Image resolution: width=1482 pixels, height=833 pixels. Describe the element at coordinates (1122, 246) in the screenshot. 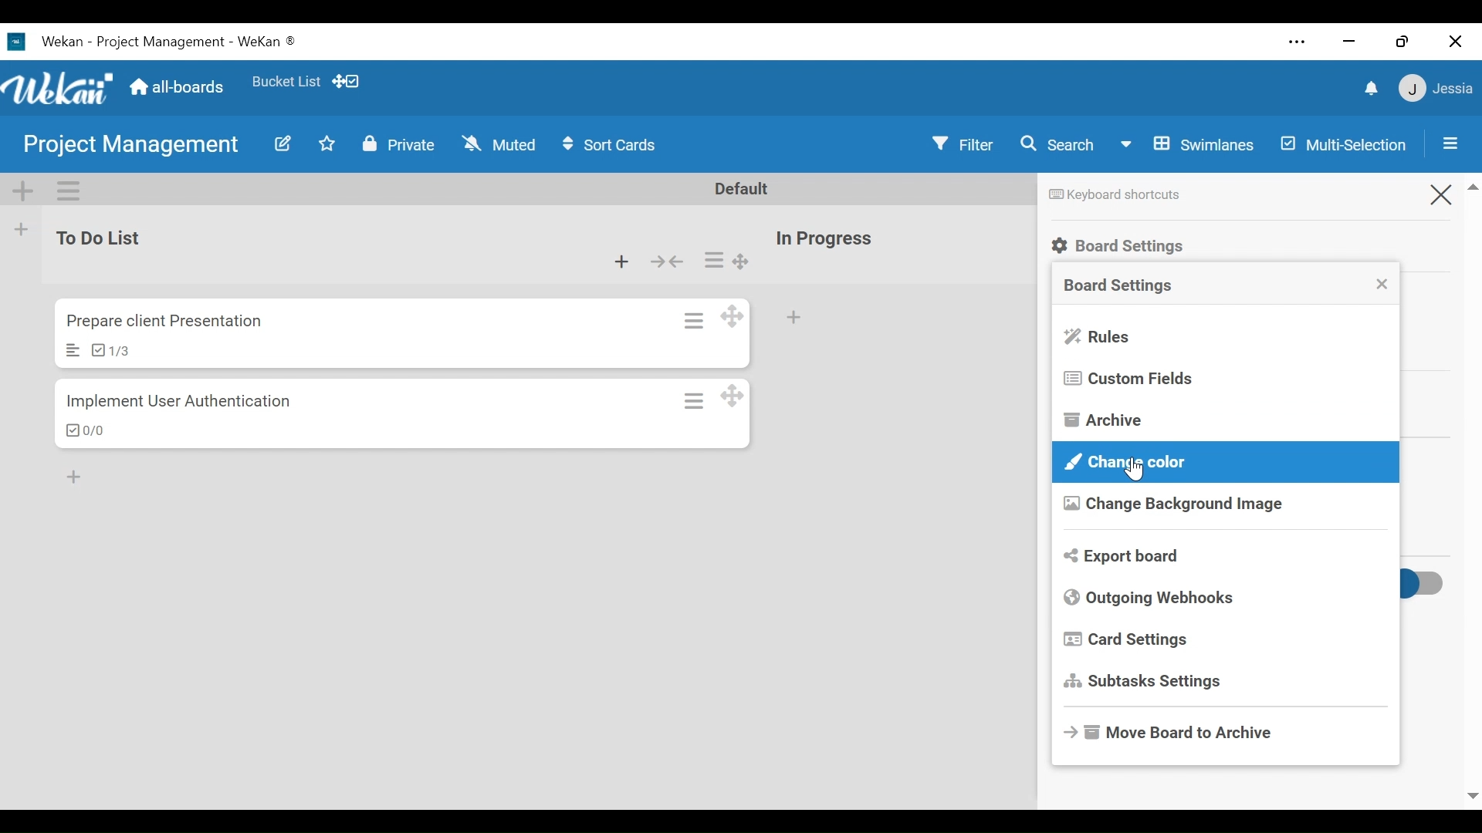

I see `Board settings` at that location.